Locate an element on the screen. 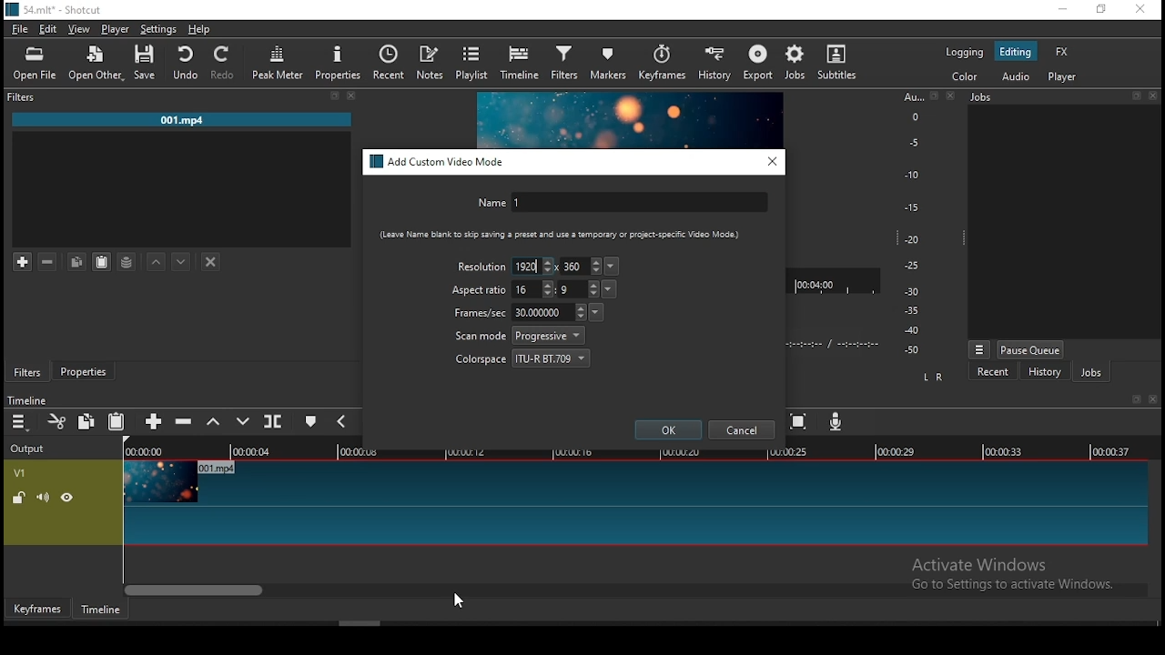 The height and width of the screenshot is (655, 1165). L R is located at coordinates (935, 378).